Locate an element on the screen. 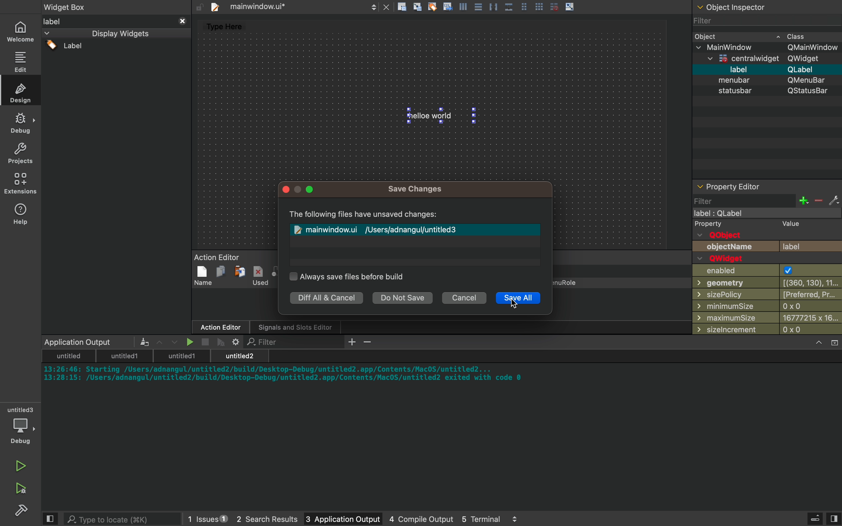 The width and height of the screenshot is (842, 526). cursor is located at coordinates (518, 305).